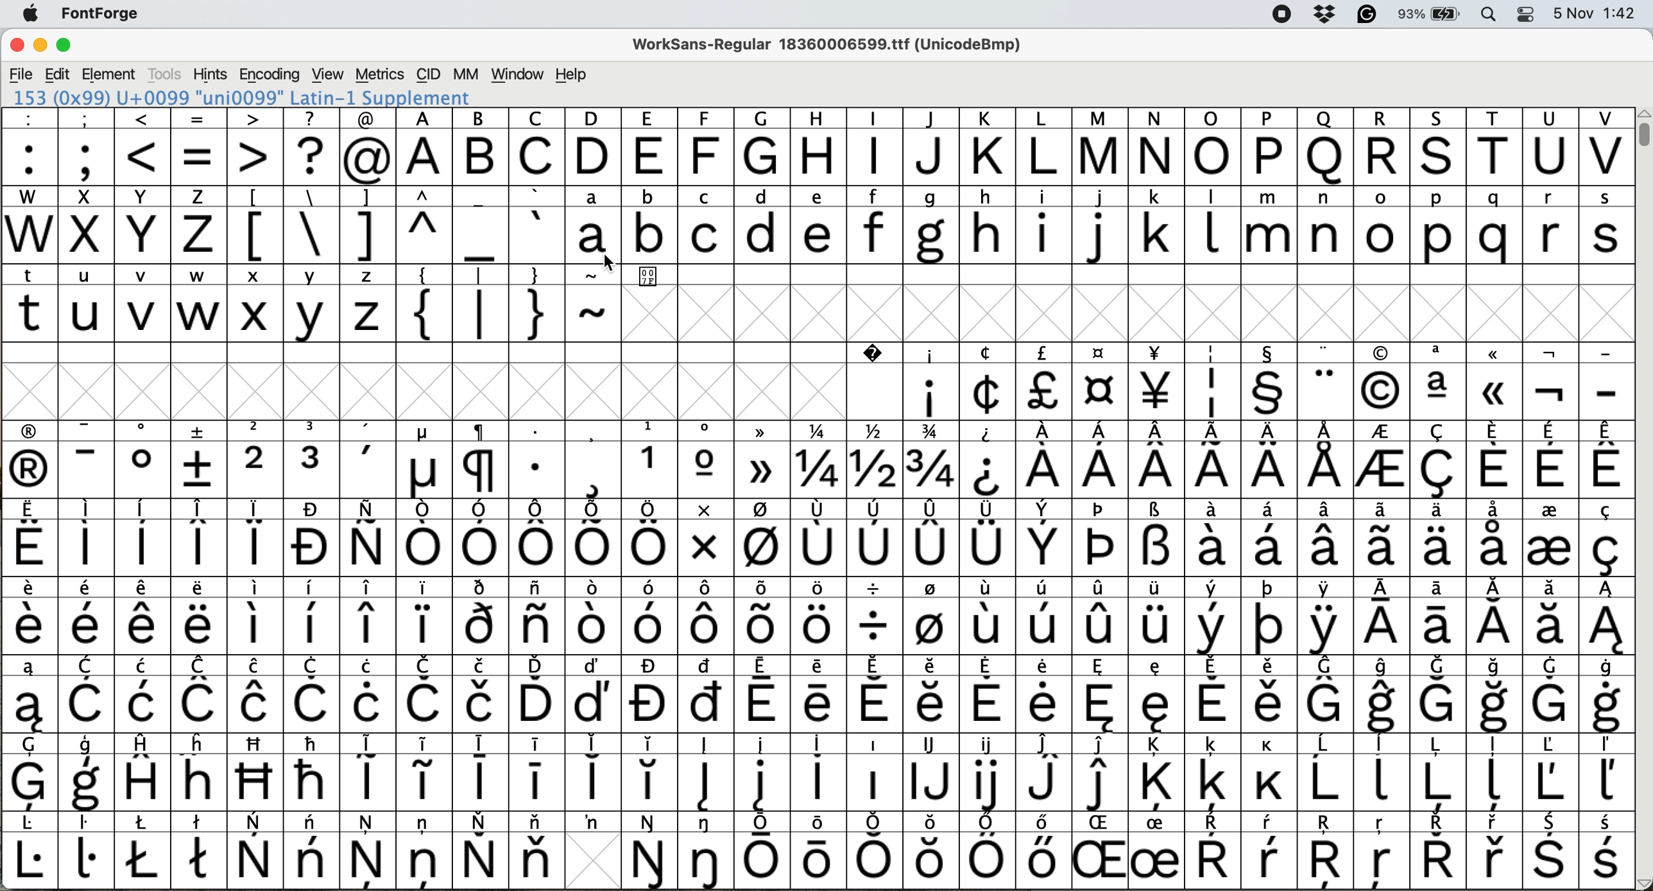  Describe the element at coordinates (536, 225) in the screenshot. I see ``` at that location.